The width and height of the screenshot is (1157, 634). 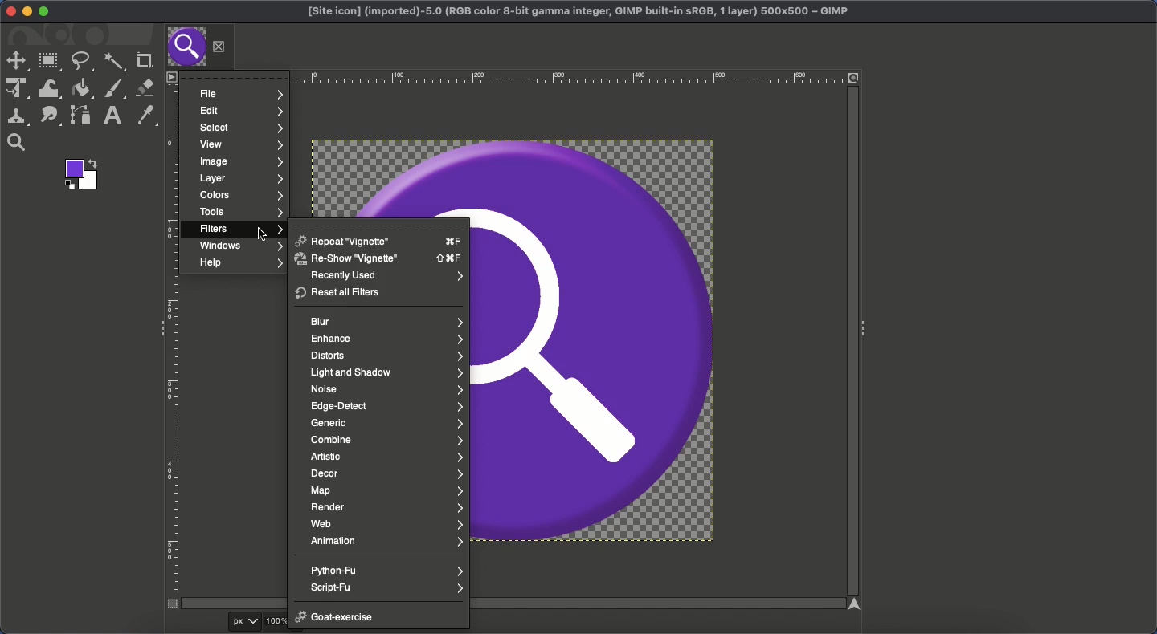 I want to click on Goat exercise, so click(x=335, y=619).